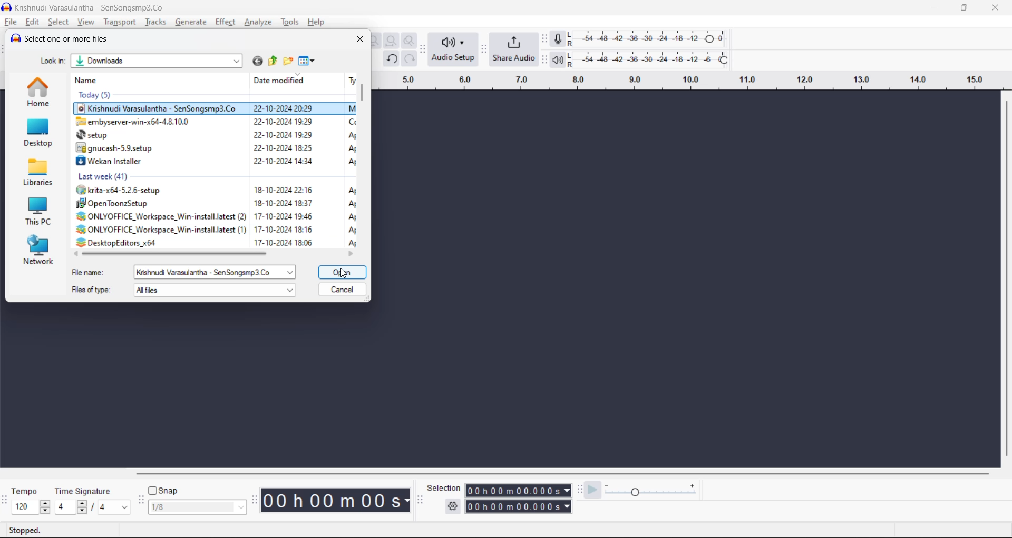  Describe the element at coordinates (217, 228) in the screenshot. I see `2% ONLYOFFICE_ Workspace Win-install.latest (1) 17-10-2024 18:16 A` at that location.